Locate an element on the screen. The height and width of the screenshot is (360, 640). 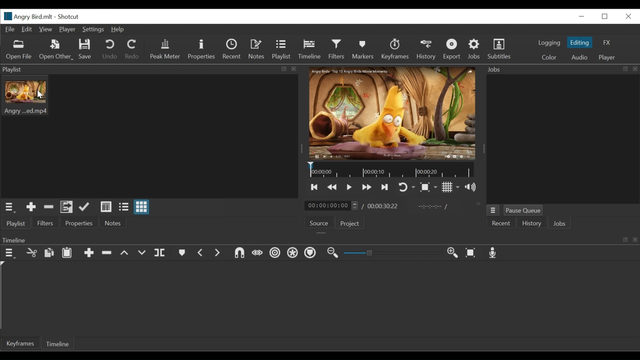
Settings is located at coordinates (92, 30).